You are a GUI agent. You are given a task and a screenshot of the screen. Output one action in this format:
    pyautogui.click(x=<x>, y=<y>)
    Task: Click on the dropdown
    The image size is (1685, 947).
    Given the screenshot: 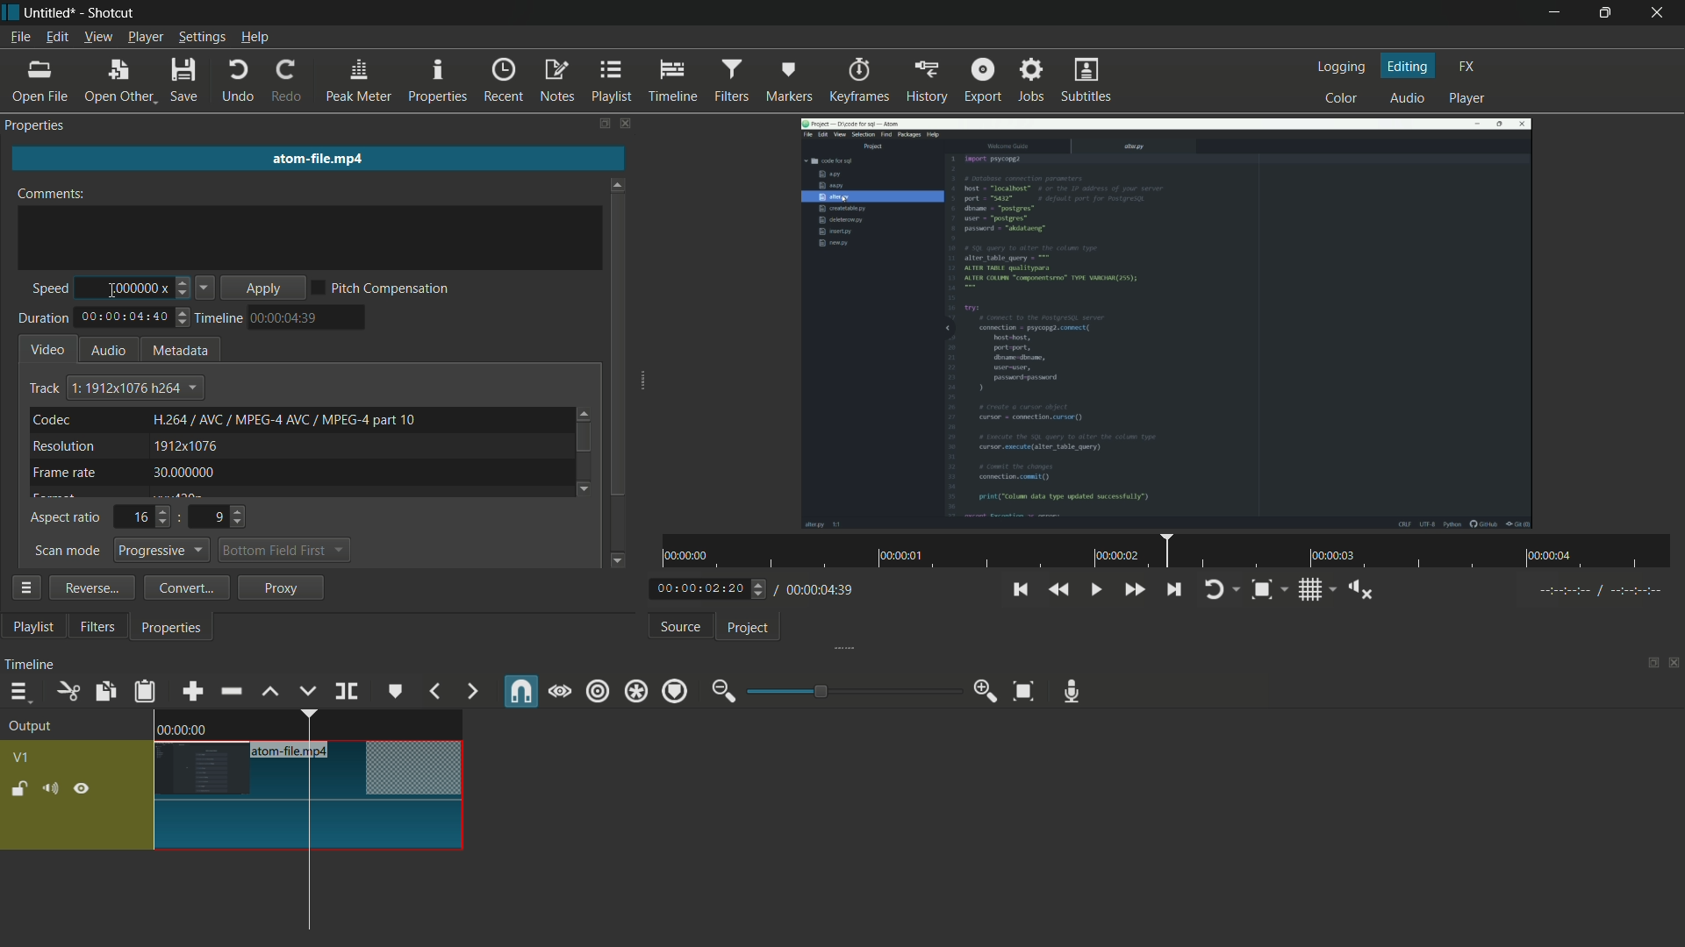 What is the action you would take?
    pyautogui.click(x=339, y=552)
    